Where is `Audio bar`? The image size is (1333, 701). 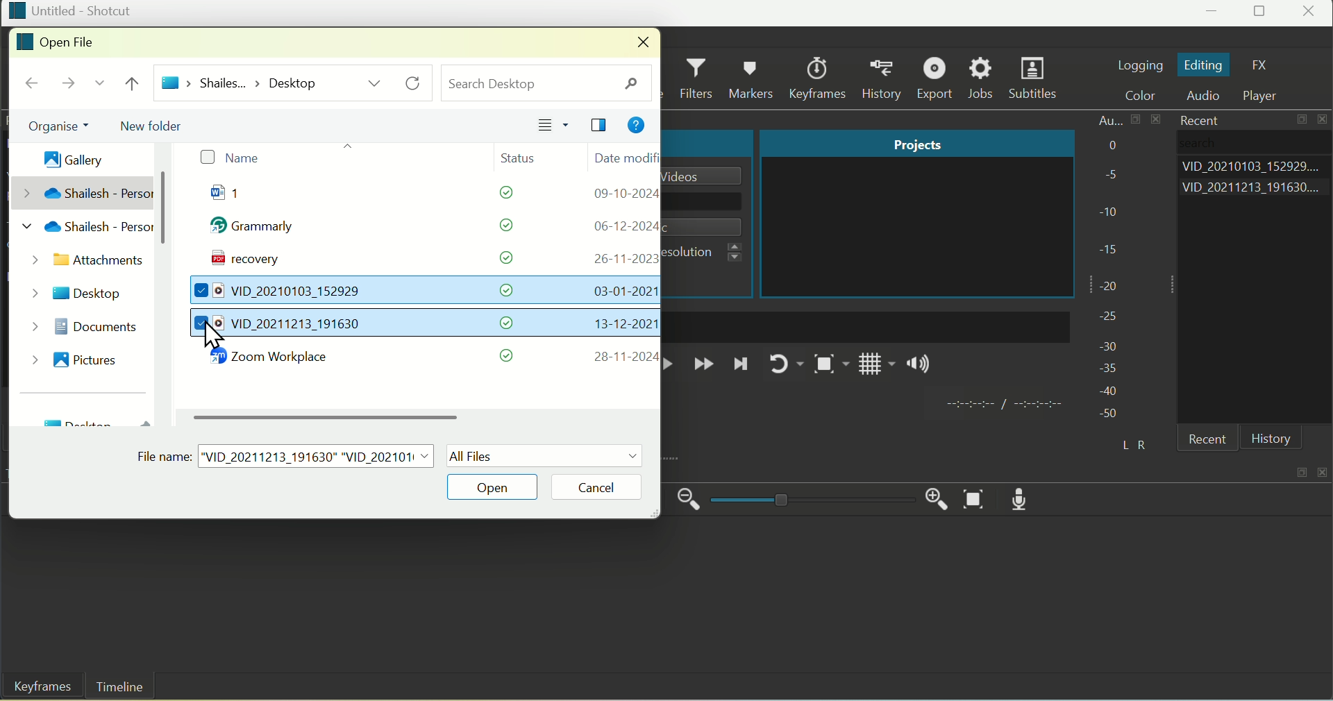
Audio bar is located at coordinates (1110, 267).